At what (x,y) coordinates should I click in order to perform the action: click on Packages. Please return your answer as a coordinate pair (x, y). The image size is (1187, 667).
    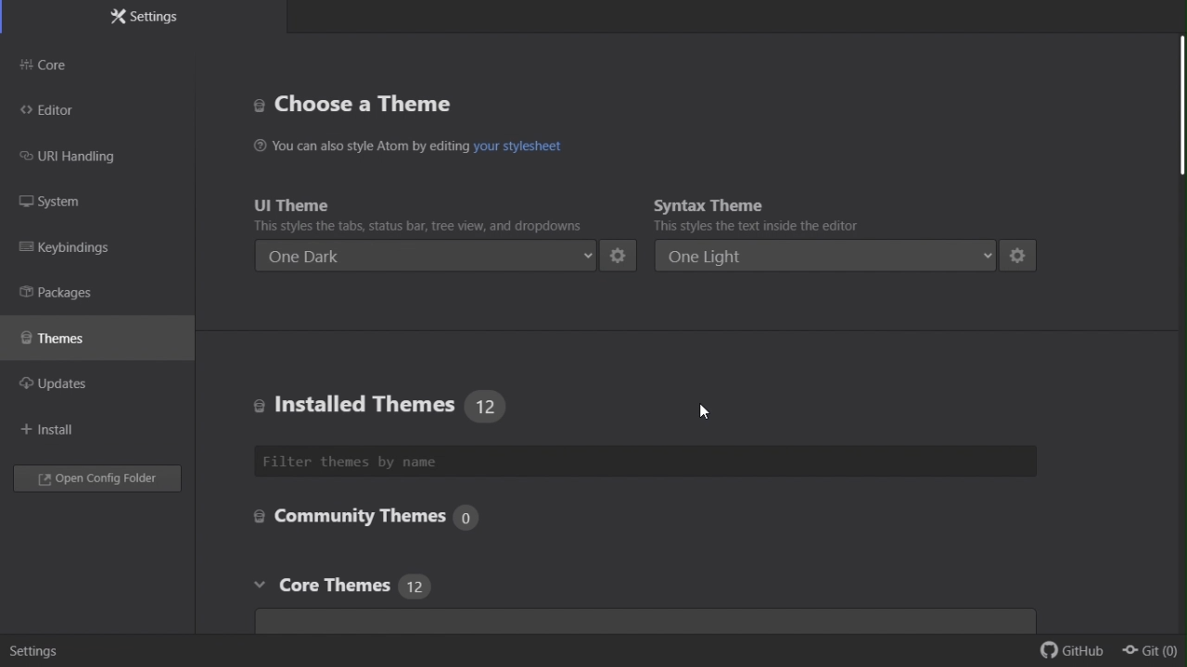
    Looking at the image, I should click on (70, 295).